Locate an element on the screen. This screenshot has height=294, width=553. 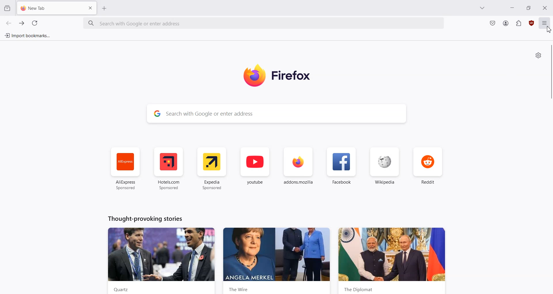
uBlock Origin is located at coordinates (532, 23).